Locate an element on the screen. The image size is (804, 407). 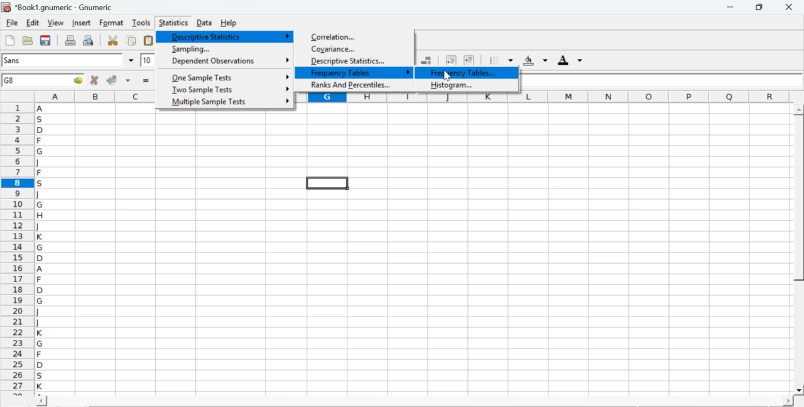
statistics is located at coordinates (172, 23).